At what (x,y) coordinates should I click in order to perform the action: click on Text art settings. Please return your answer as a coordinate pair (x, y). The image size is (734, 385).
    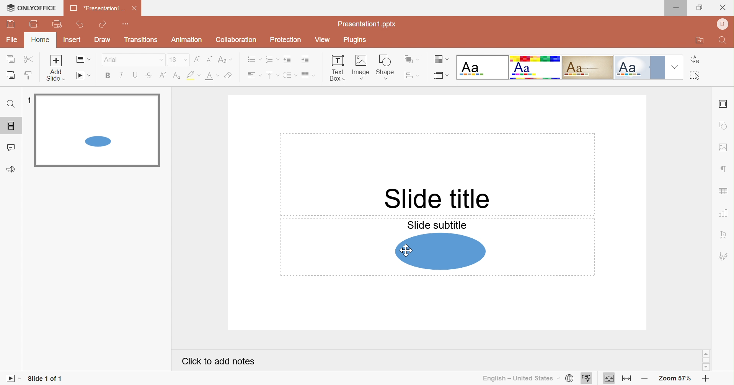
    Looking at the image, I should click on (724, 234).